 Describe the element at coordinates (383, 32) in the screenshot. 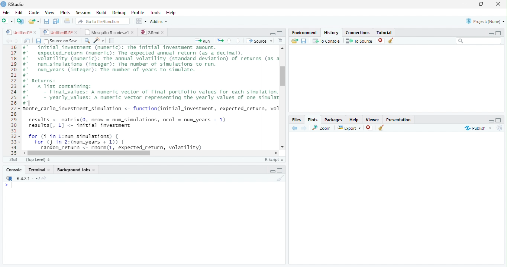

I see `Tutorial` at that location.